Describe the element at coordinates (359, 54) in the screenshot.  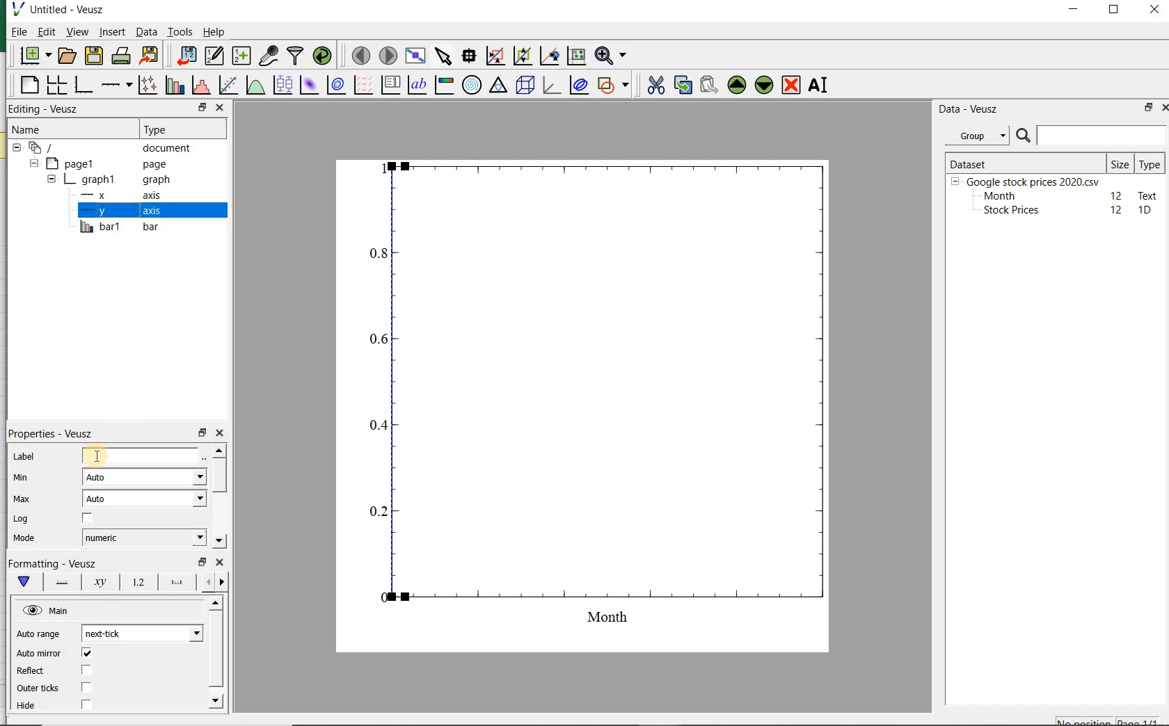
I see `move to the previous page` at that location.